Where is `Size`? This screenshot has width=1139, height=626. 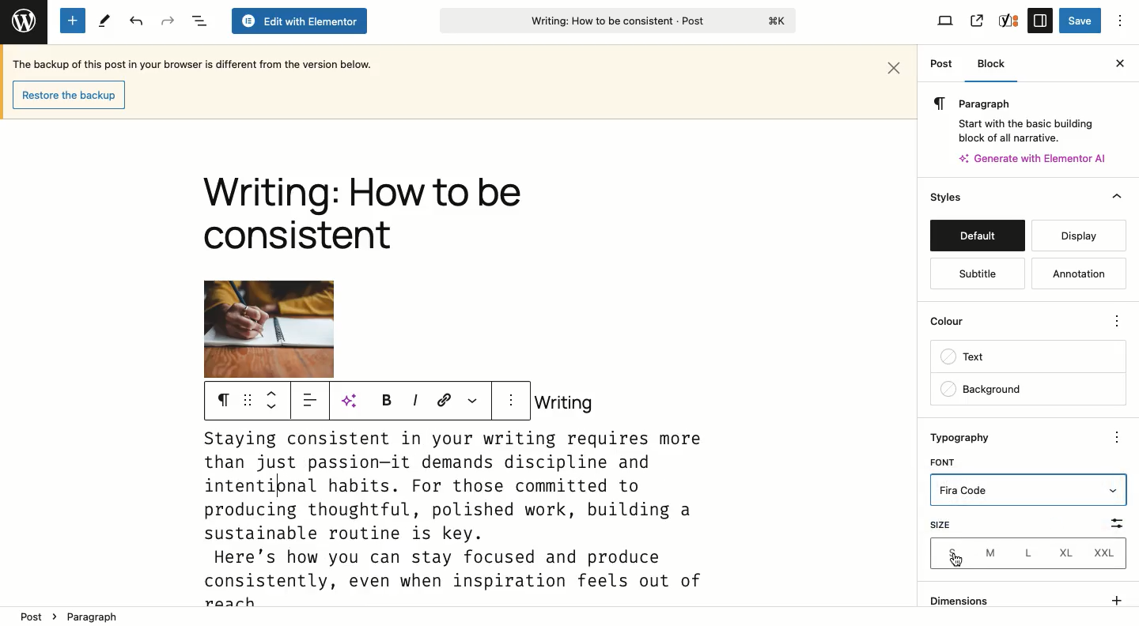
Size is located at coordinates (960, 525).